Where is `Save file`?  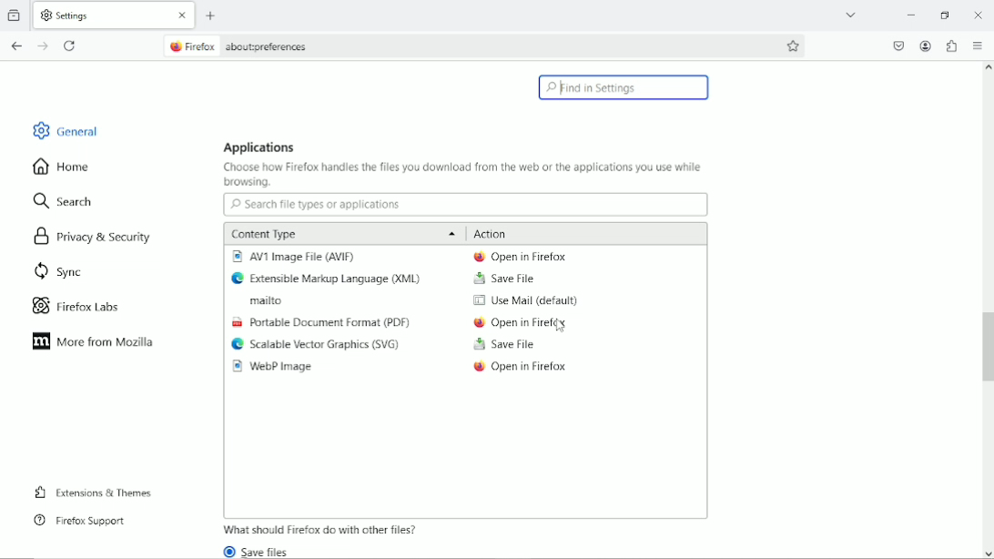
Save file is located at coordinates (504, 345).